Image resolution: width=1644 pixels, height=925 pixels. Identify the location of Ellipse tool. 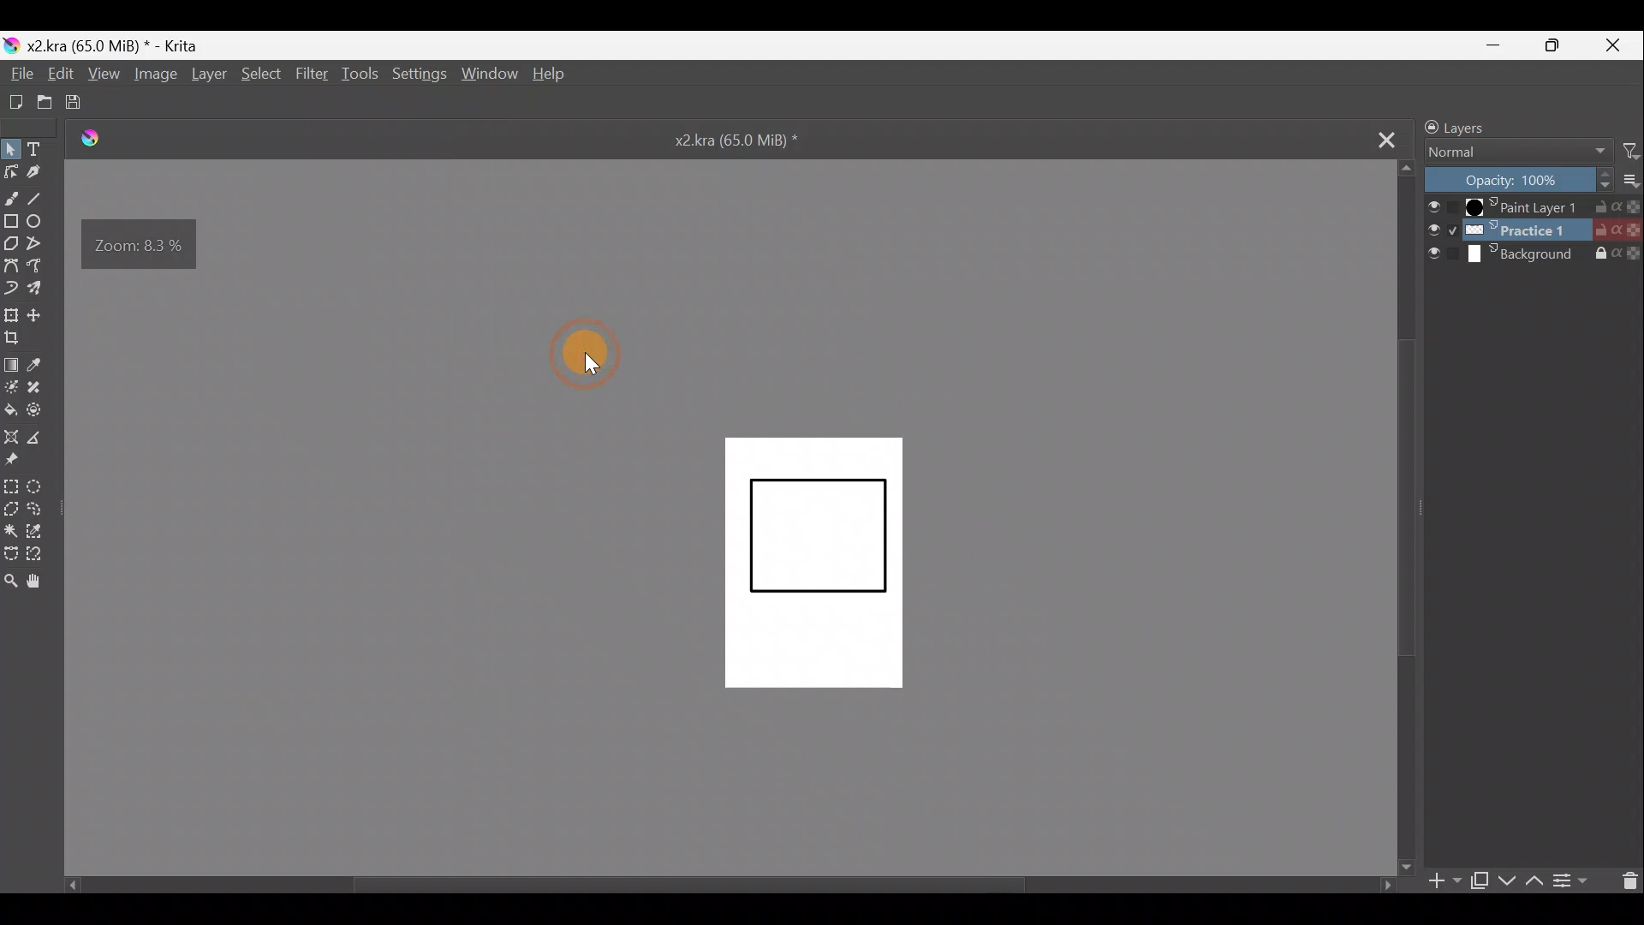
(39, 221).